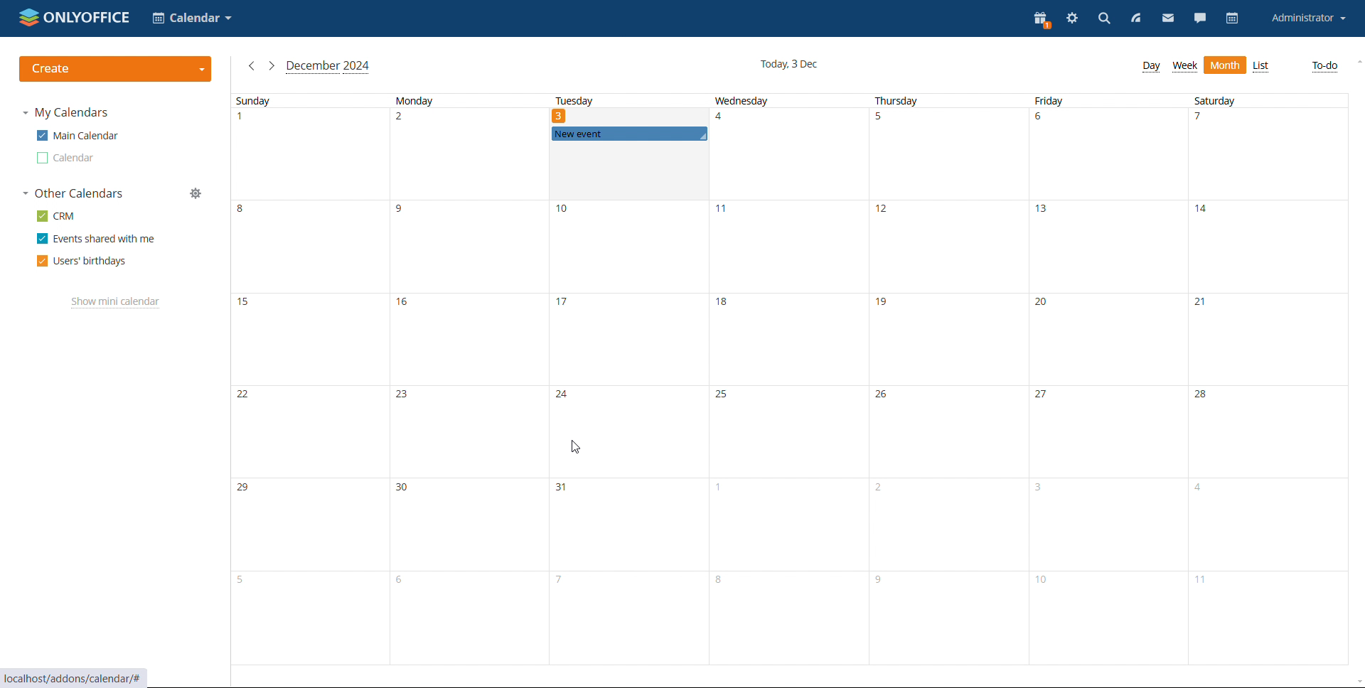 The height and width of the screenshot is (688, 1365). What do you see at coordinates (628, 171) in the screenshot?
I see `date` at bounding box center [628, 171].